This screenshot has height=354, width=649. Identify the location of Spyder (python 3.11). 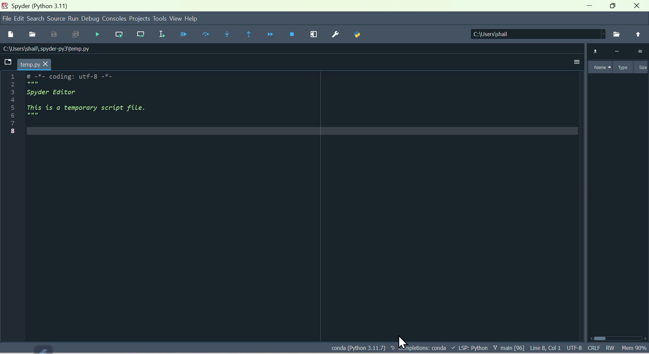
(38, 5).